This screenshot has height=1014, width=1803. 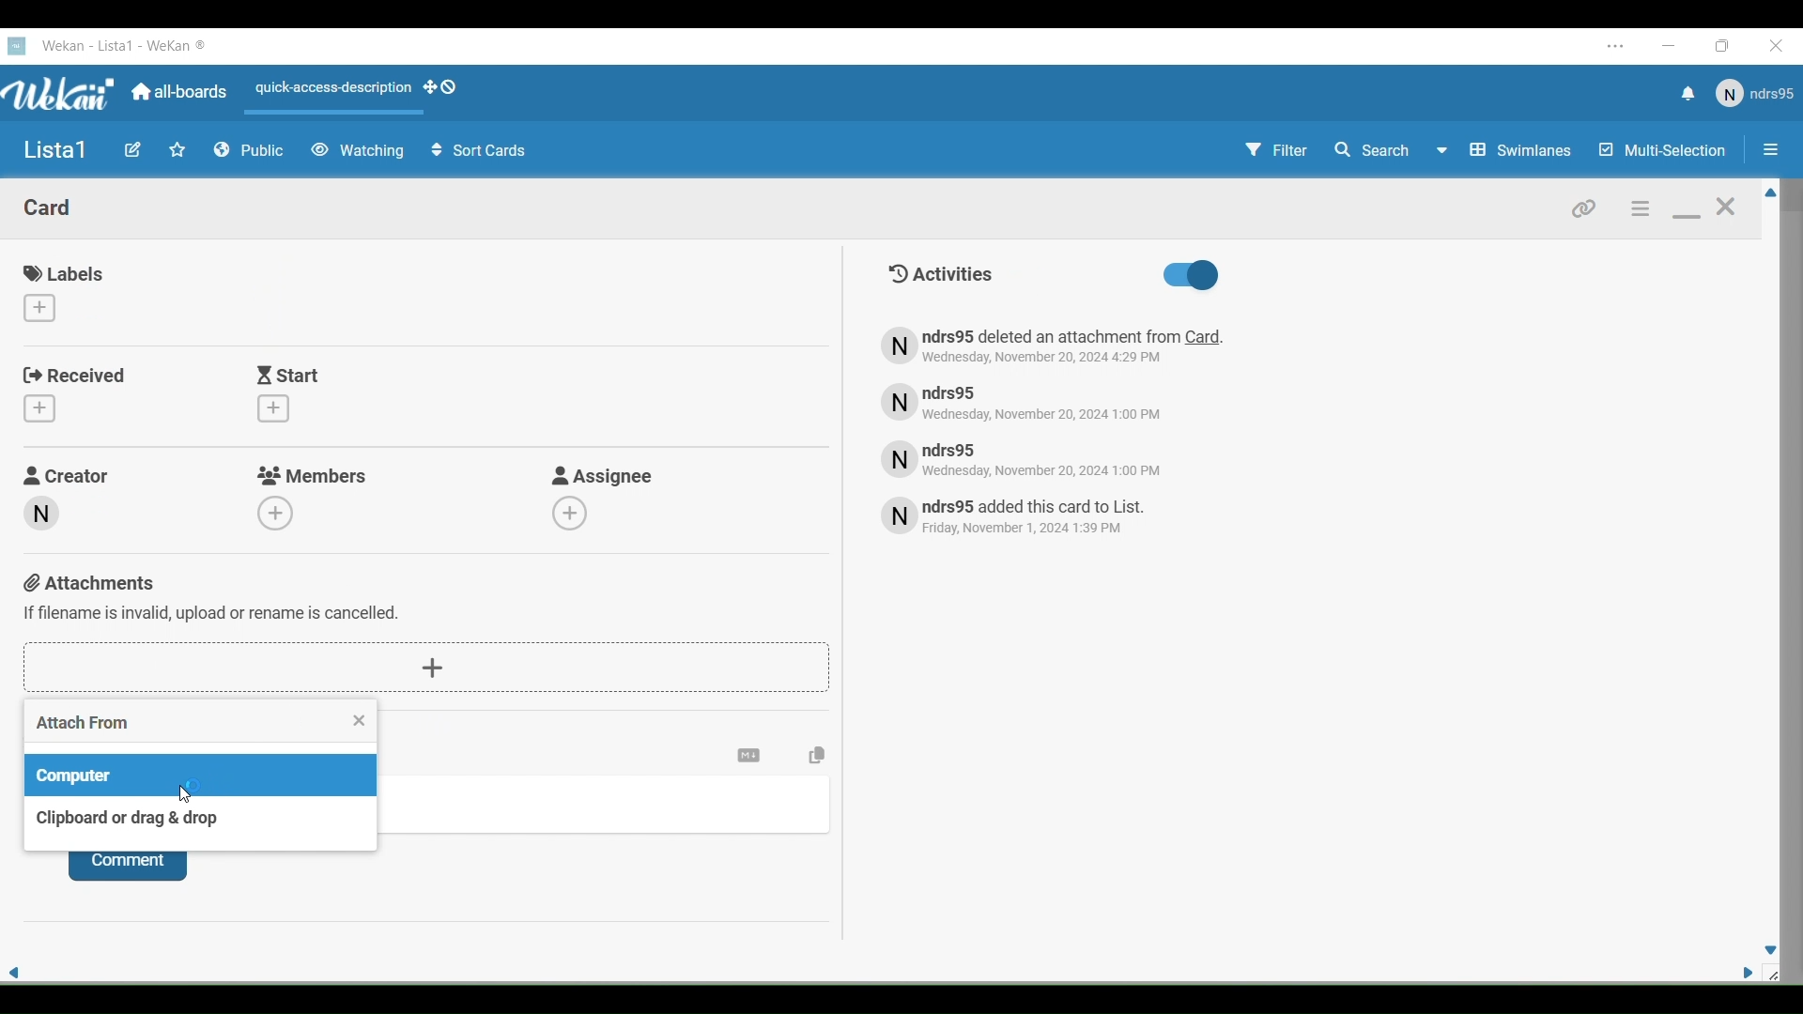 I want to click on Settings, so click(x=747, y=756).